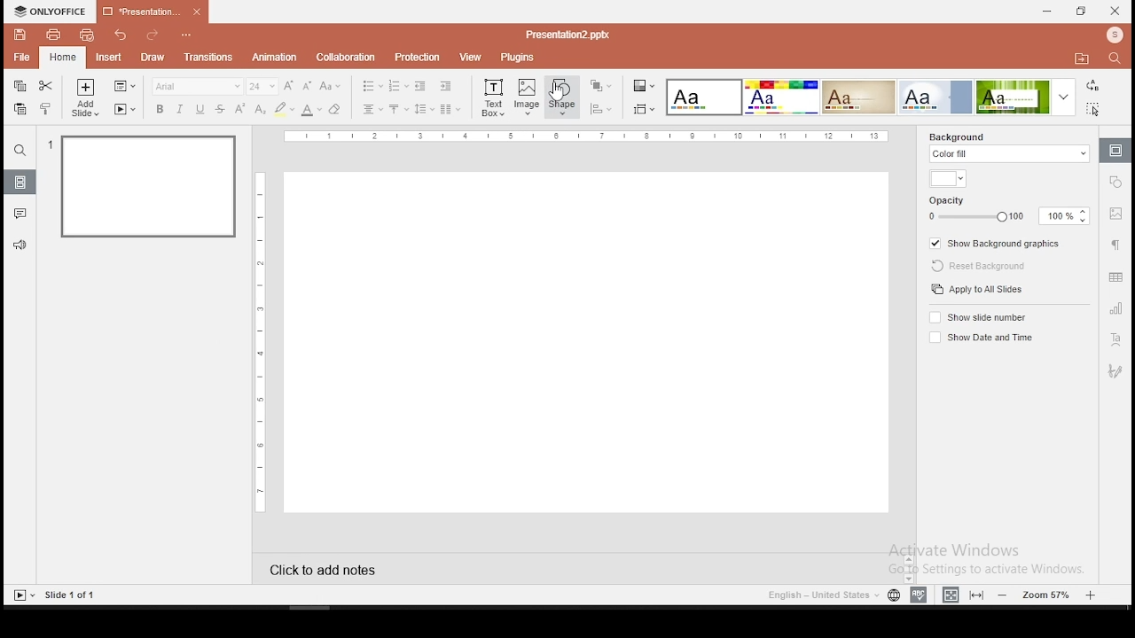 The image size is (1135, 638). Describe the element at coordinates (1114, 307) in the screenshot. I see `chart settings` at that location.